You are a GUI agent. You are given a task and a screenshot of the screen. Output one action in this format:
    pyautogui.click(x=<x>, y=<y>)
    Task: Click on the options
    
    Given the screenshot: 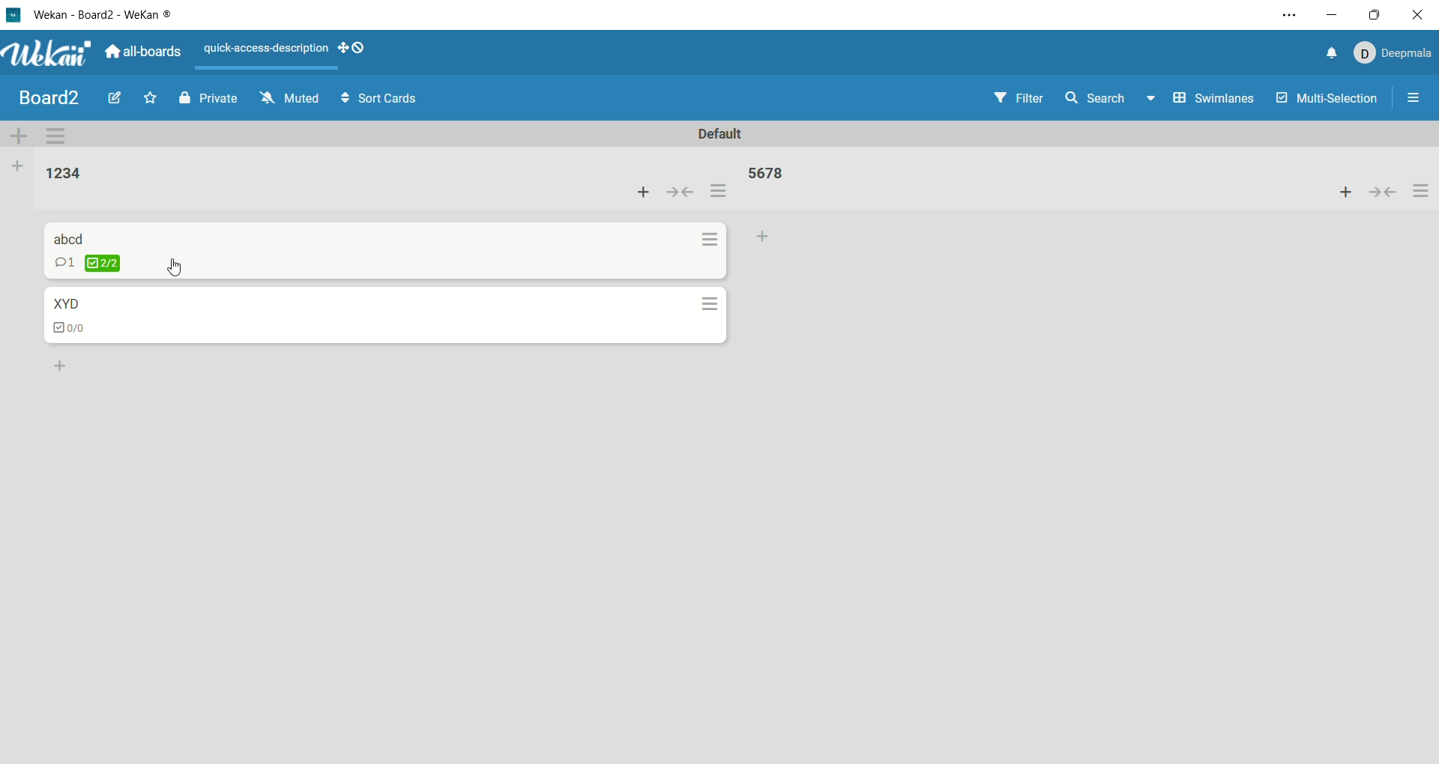 What is the action you would take?
    pyautogui.click(x=717, y=190)
    